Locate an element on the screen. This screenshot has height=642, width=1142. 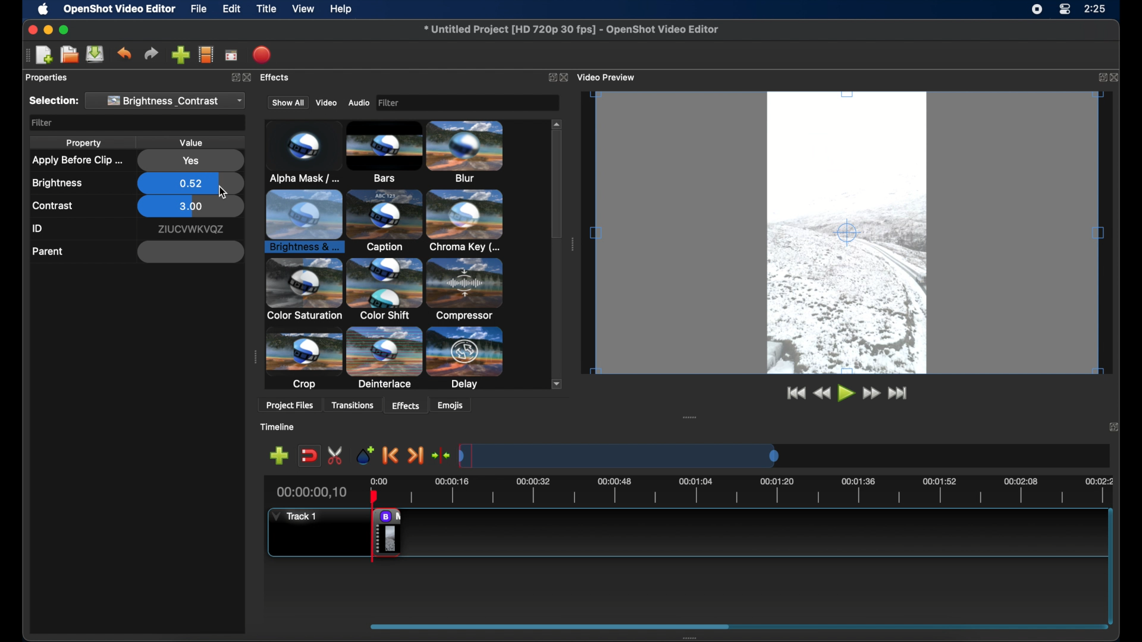
yes is located at coordinates (190, 161).